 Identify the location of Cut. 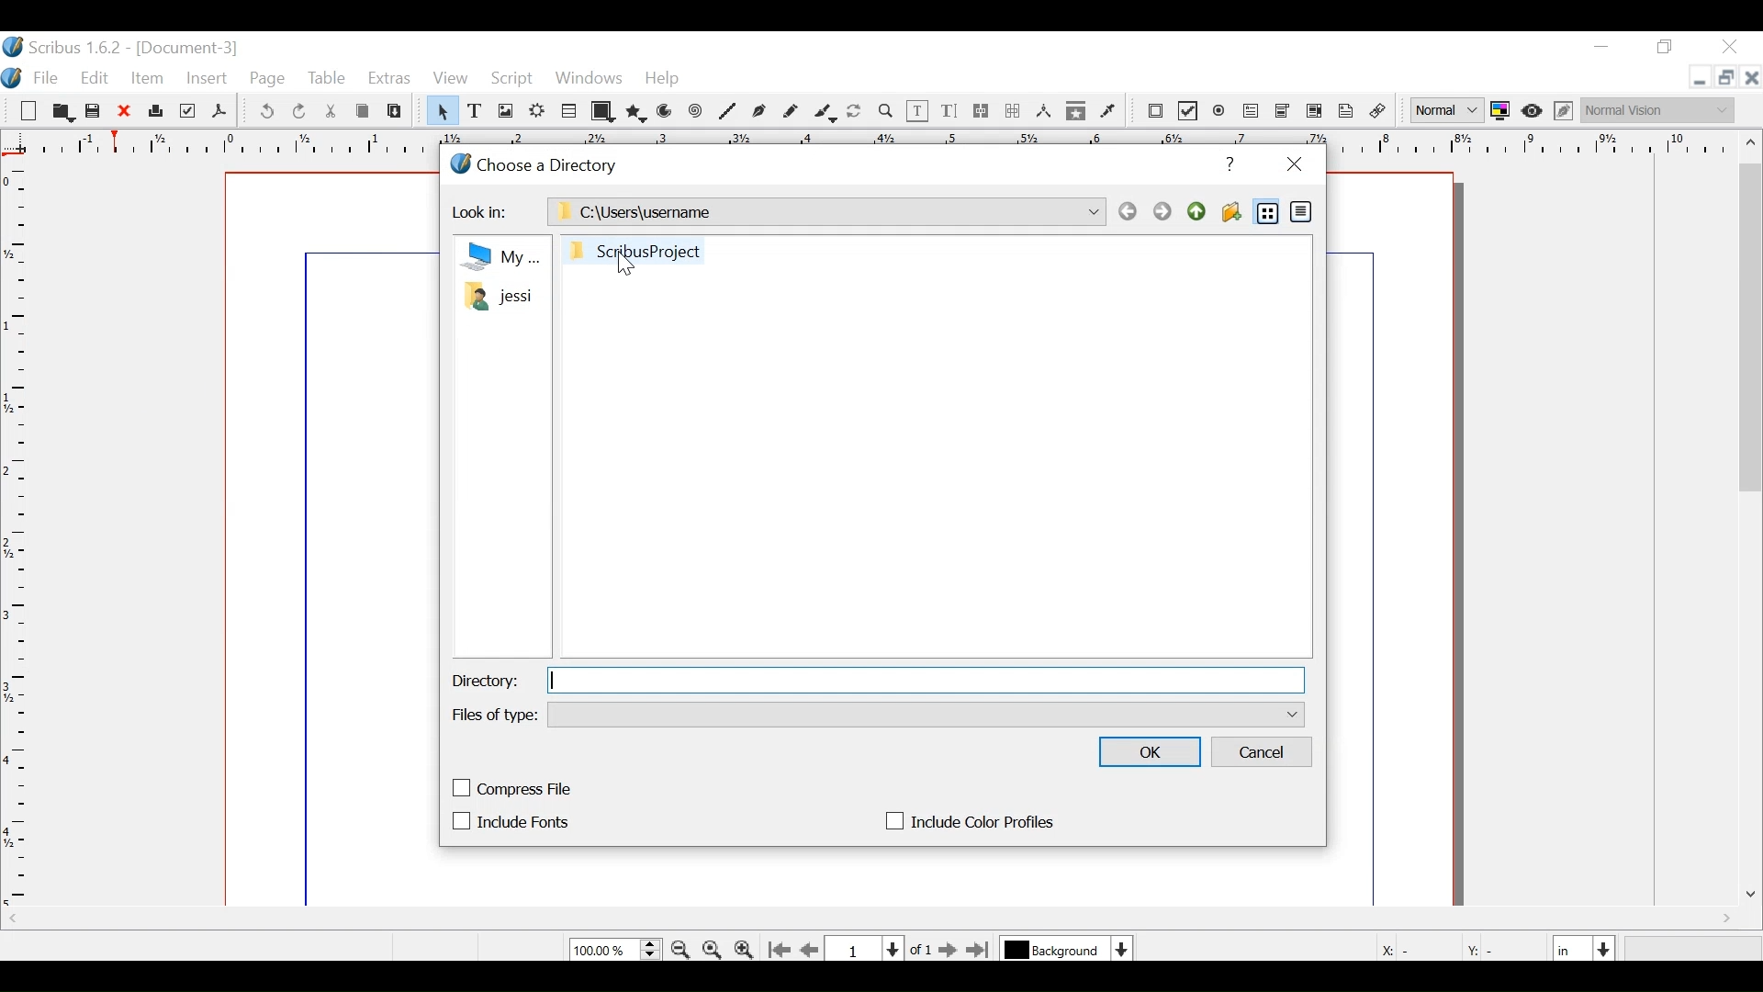
(332, 112).